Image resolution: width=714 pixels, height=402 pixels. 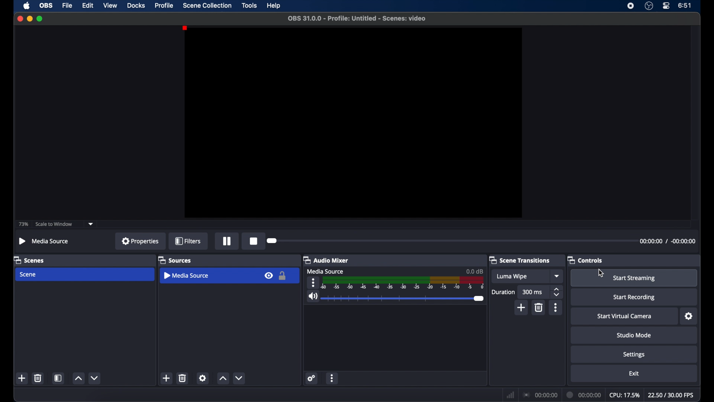 What do you see at coordinates (557, 276) in the screenshot?
I see `dropdown` at bounding box center [557, 276].